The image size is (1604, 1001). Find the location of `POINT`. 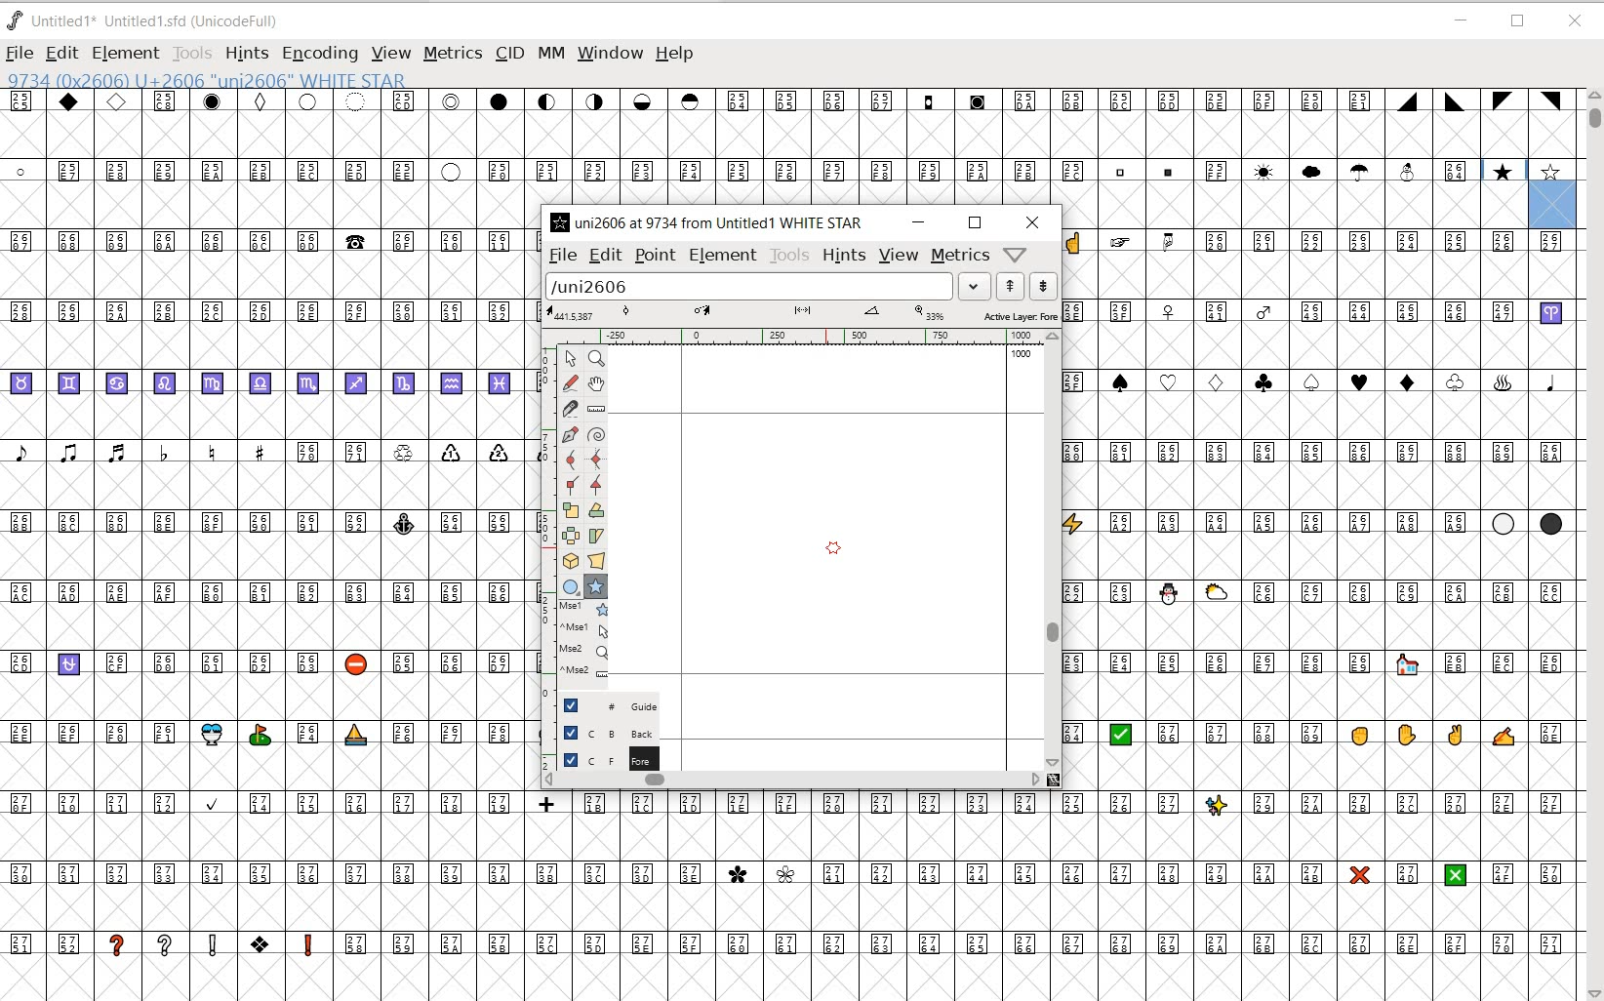

POINT is located at coordinates (655, 256).